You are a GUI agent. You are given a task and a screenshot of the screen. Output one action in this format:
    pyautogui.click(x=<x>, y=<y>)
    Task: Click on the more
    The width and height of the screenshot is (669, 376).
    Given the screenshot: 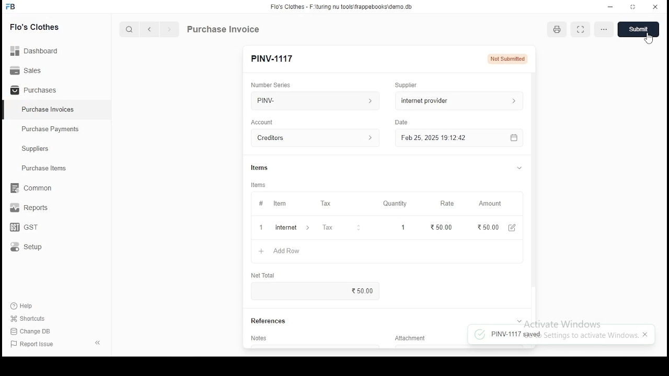 What is the action you would take?
    pyautogui.click(x=603, y=29)
    